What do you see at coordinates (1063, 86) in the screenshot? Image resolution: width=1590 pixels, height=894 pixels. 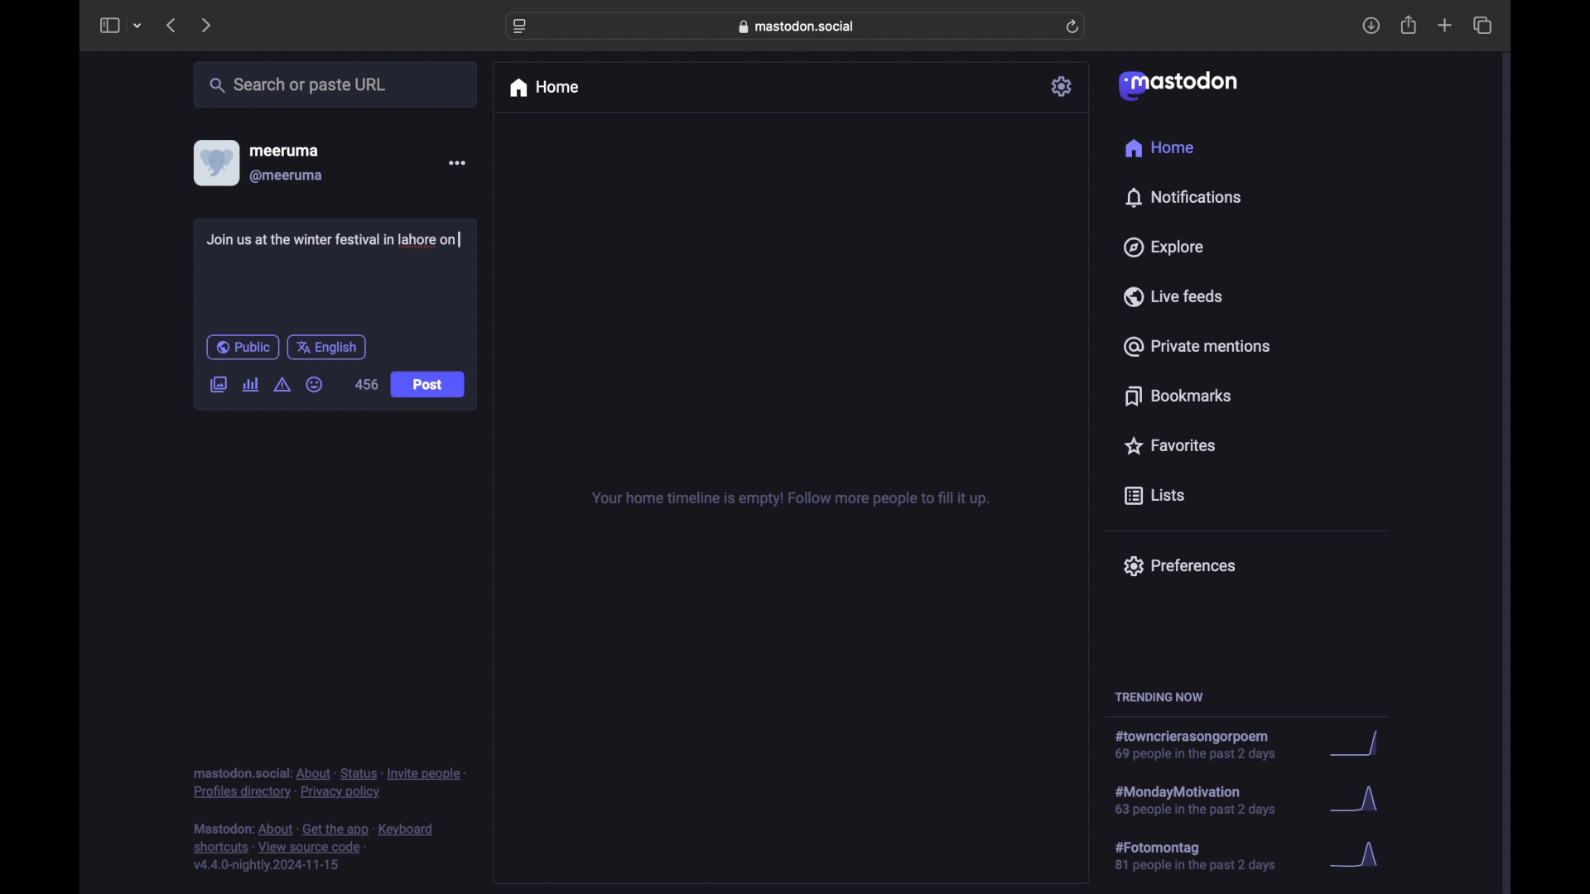 I see `settings` at bounding box center [1063, 86].